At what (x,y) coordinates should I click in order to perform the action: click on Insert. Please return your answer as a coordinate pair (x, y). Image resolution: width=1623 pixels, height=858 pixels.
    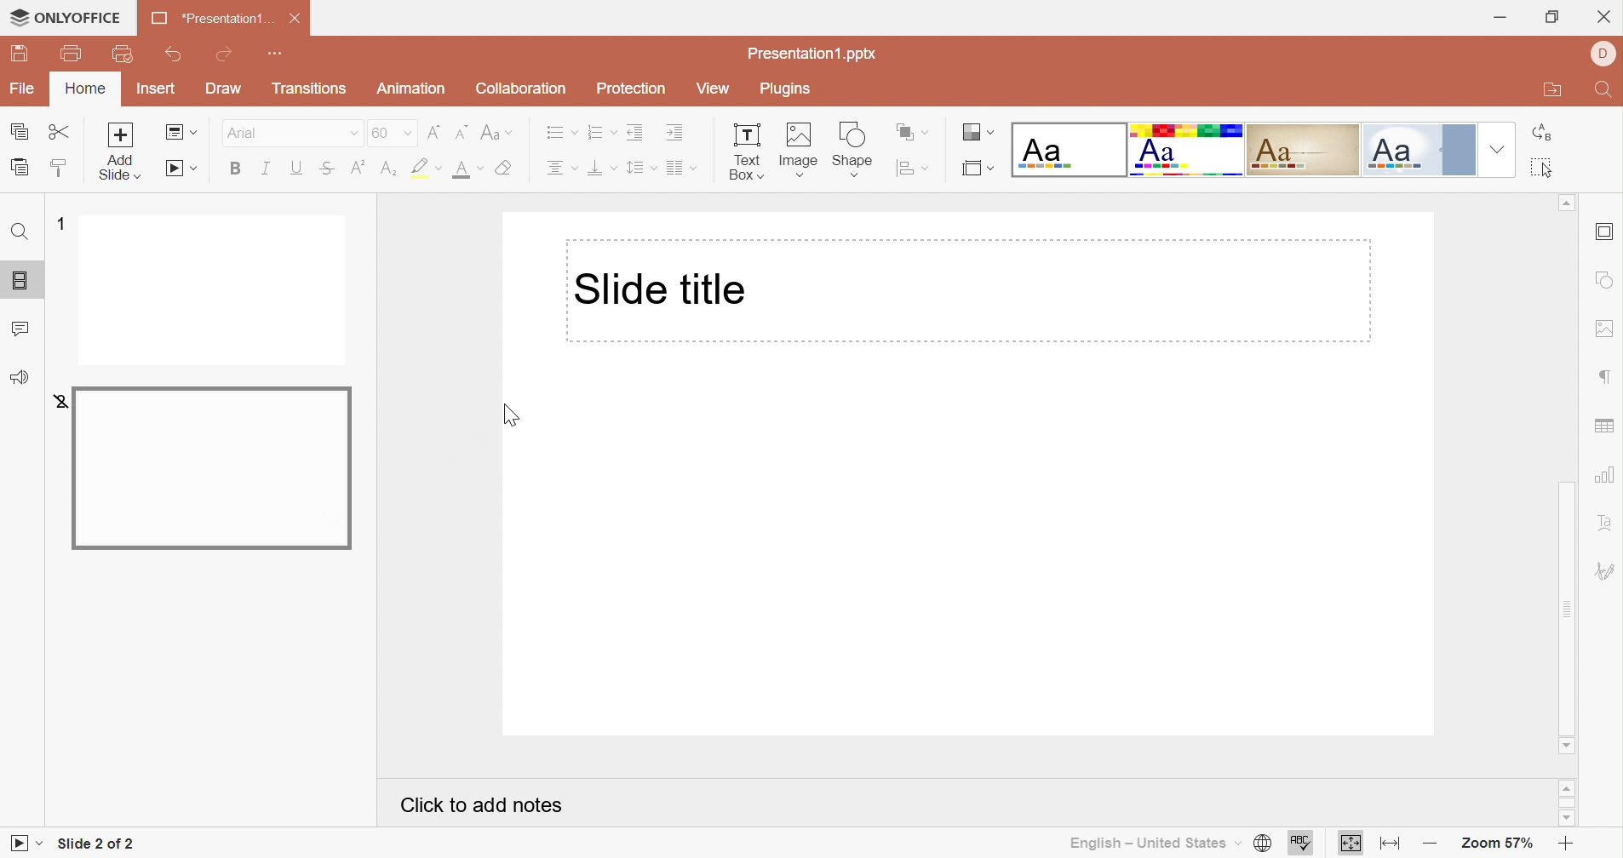
    Looking at the image, I should click on (152, 89).